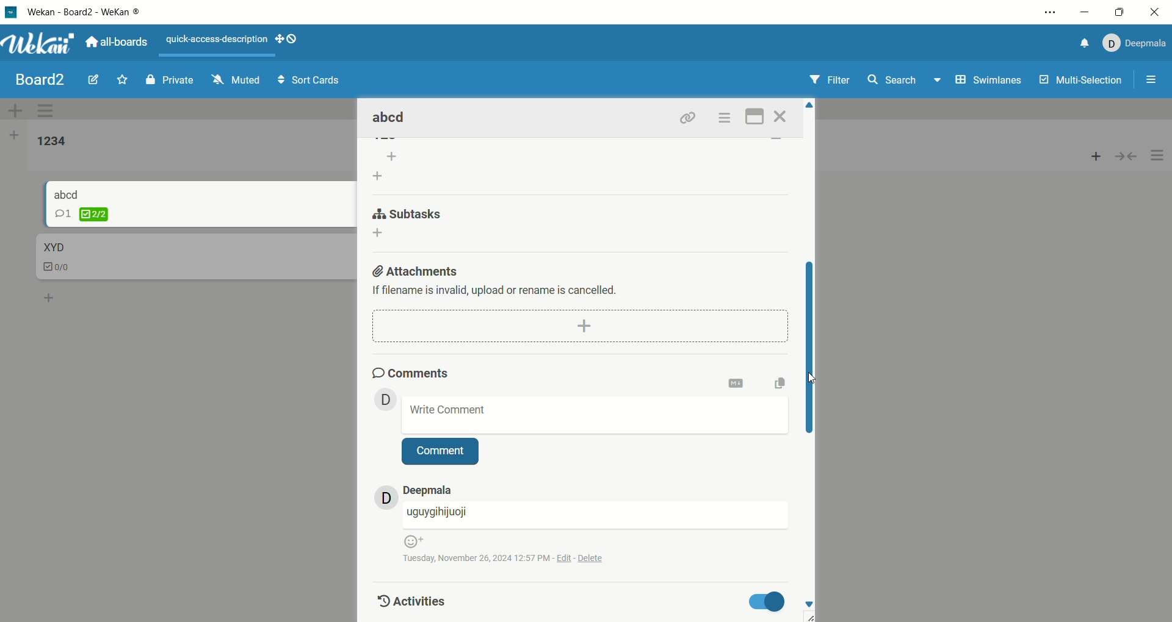  What do you see at coordinates (1052, 12) in the screenshot?
I see `options` at bounding box center [1052, 12].